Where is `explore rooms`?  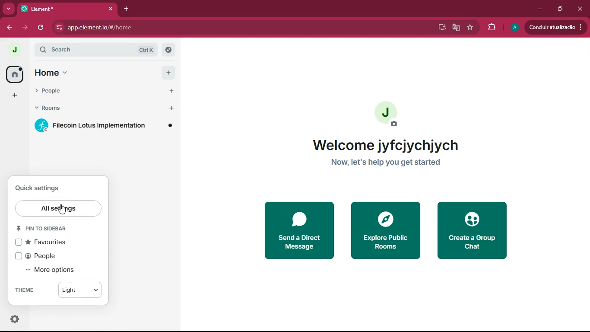
explore rooms is located at coordinates (169, 50).